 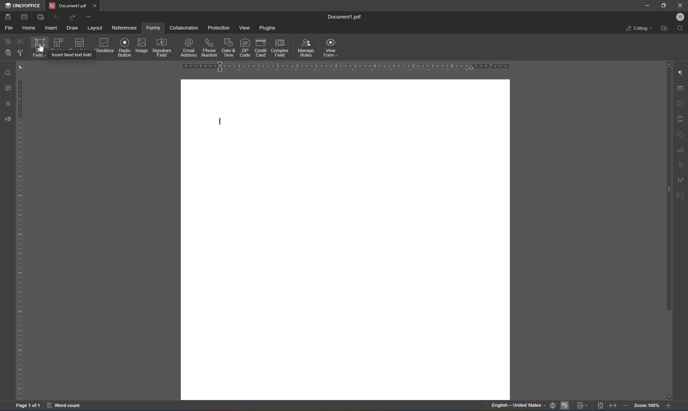 What do you see at coordinates (601, 406) in the screenshot?
I see `fit to slide` at bounding box center [601, 406].